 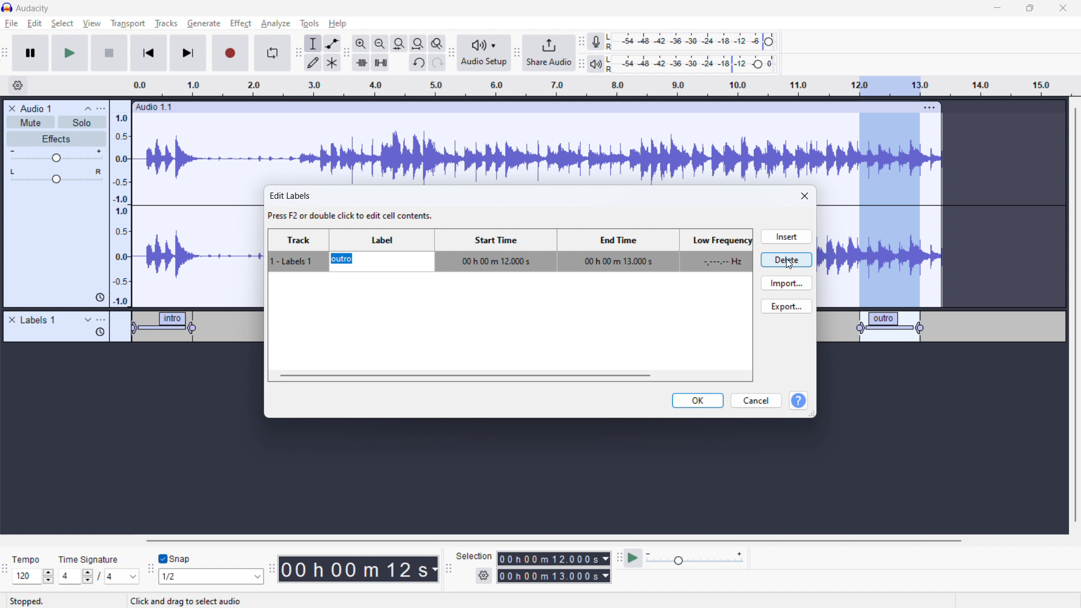 I want to click on selection settings, so click(x=484, y=576).